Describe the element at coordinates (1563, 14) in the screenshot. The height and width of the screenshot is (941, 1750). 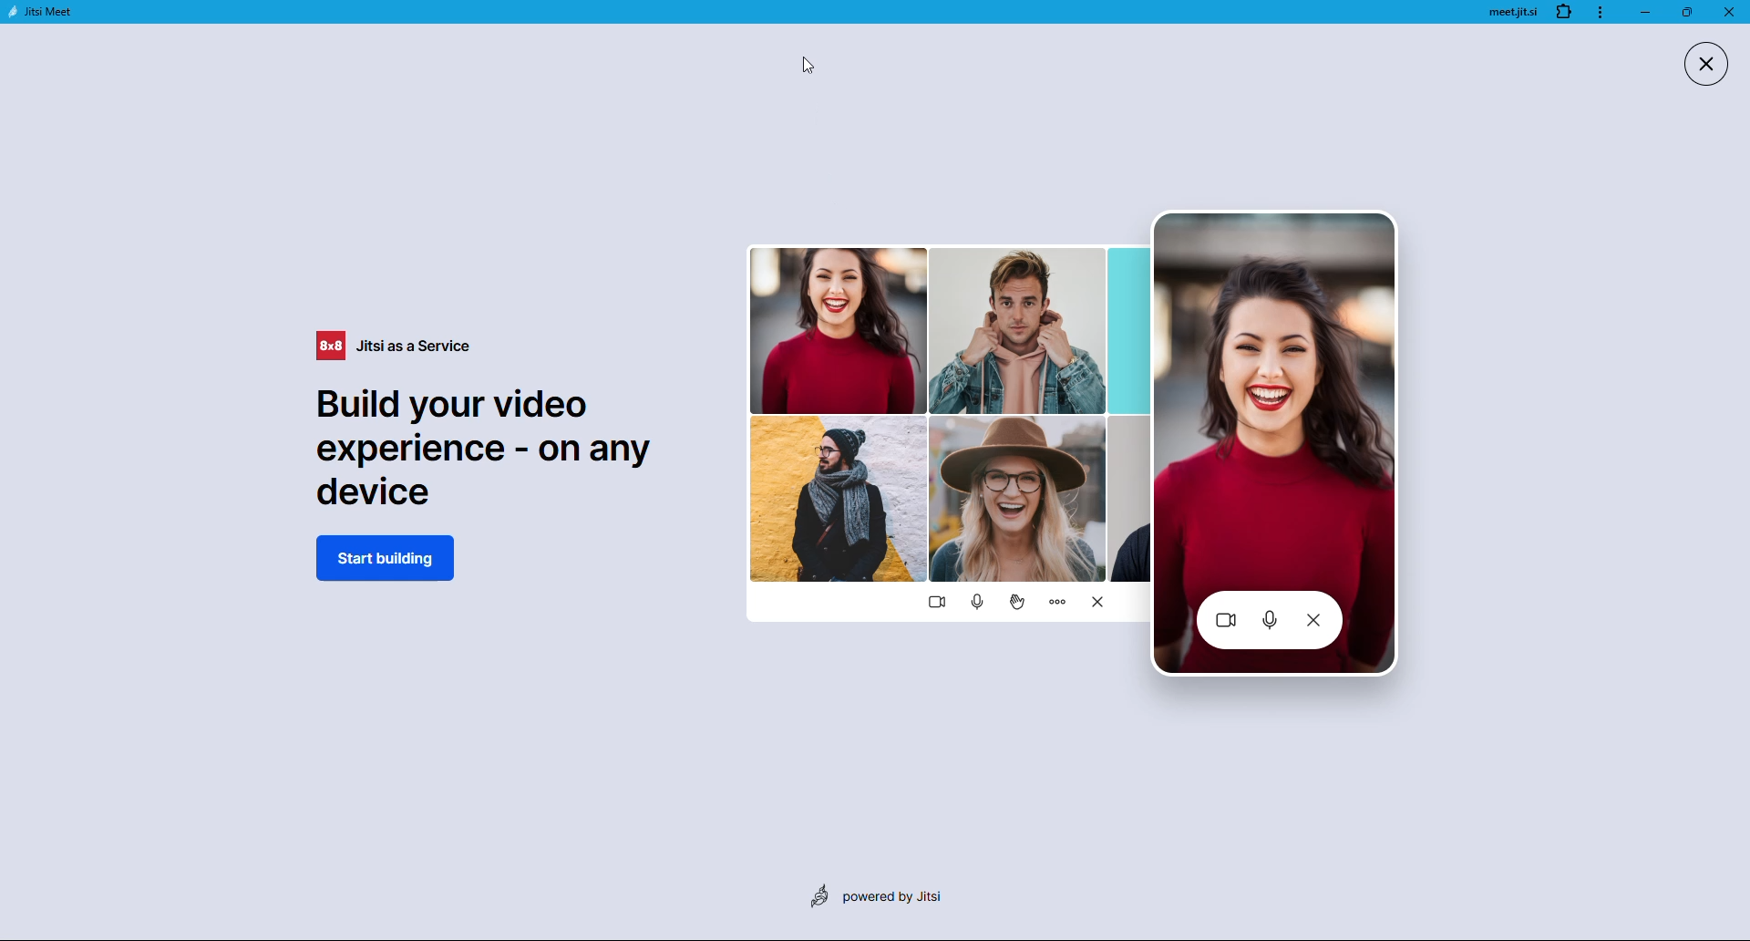
I see `extension` at that location.